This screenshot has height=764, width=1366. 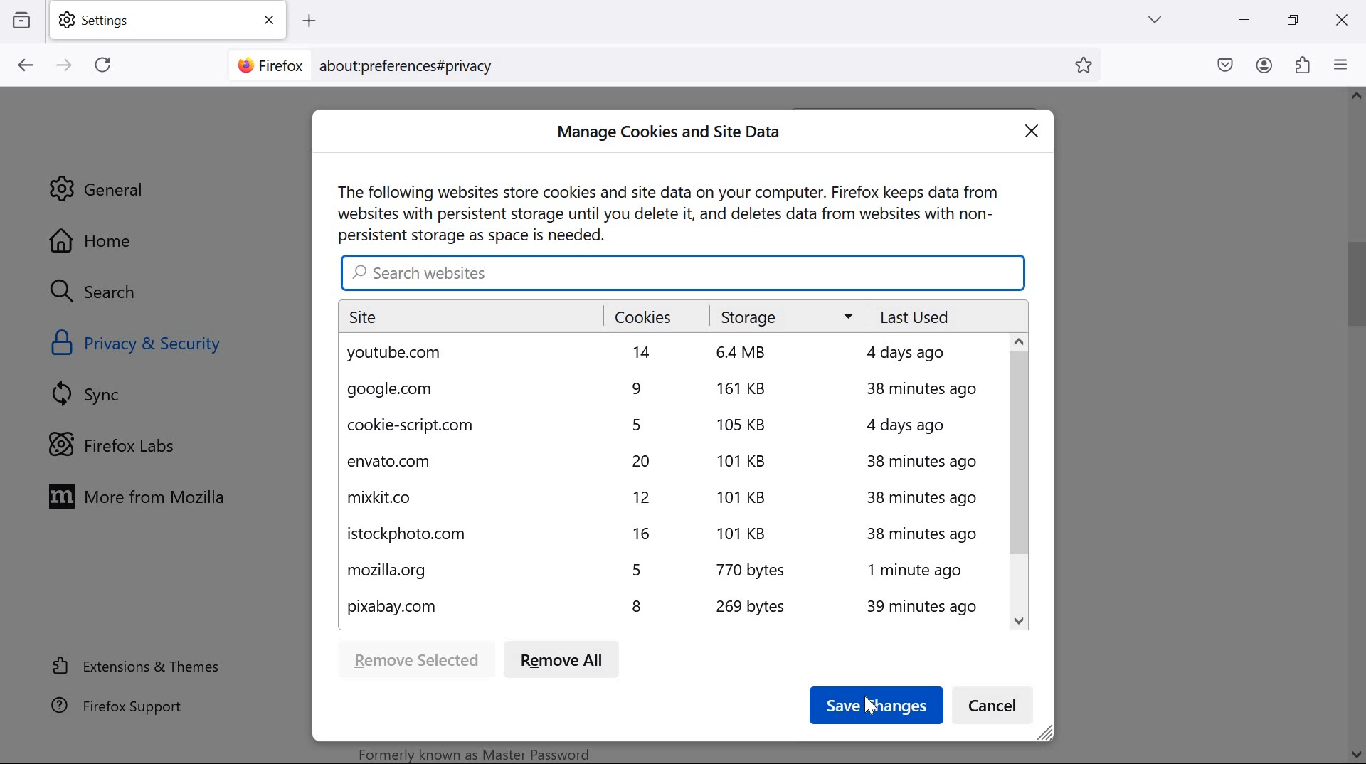 What do you see at coordinates (1344, 64) in the screenshot?
I see `open application menu` at bounding box center [1344, 64].